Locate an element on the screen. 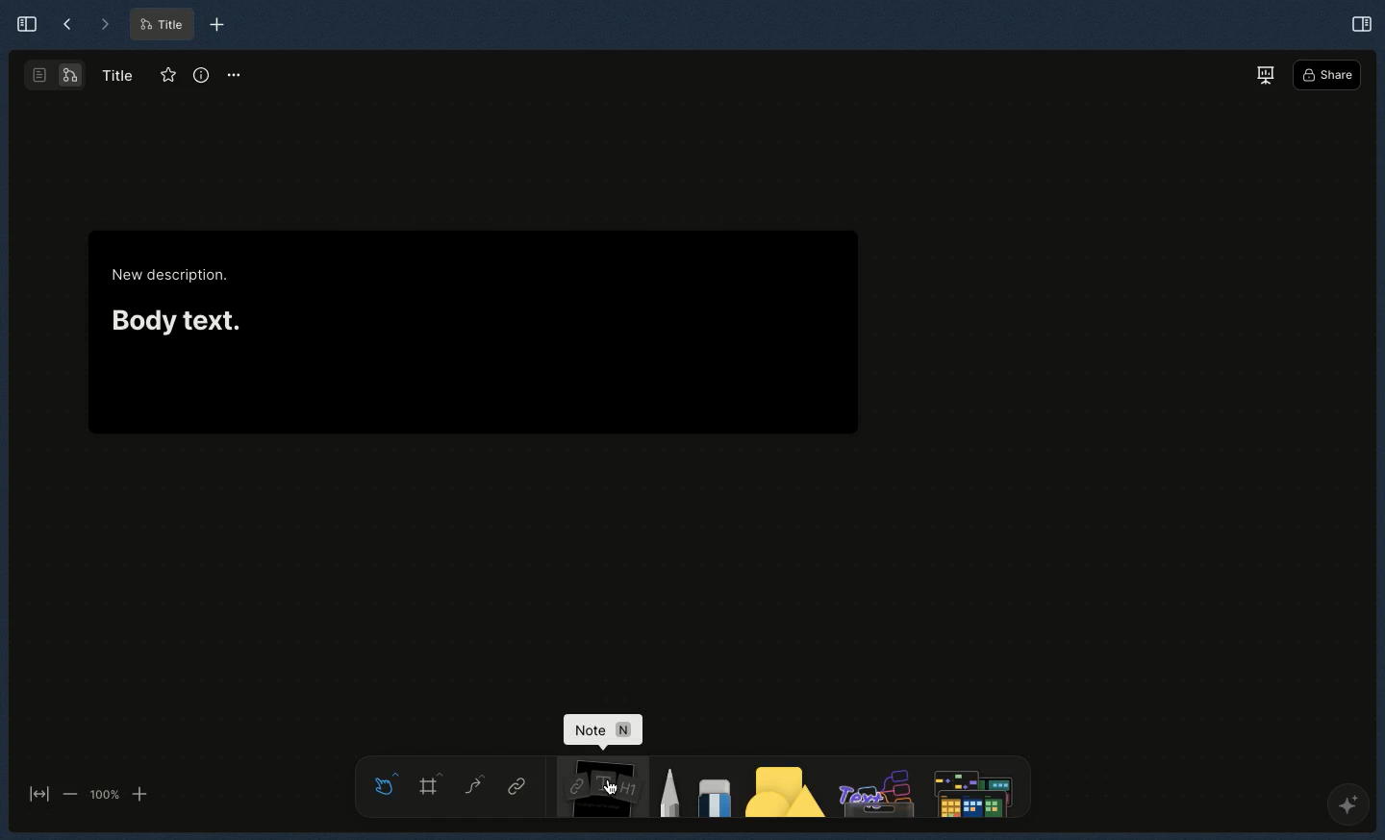  Back is located at coordinates (67, 25).